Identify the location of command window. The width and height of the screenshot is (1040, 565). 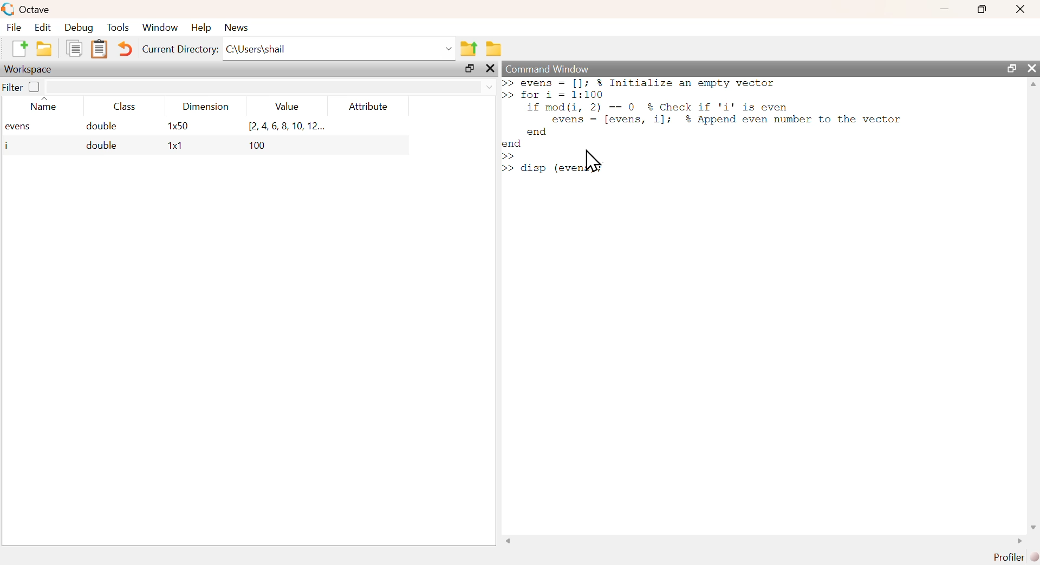
(551, 68).